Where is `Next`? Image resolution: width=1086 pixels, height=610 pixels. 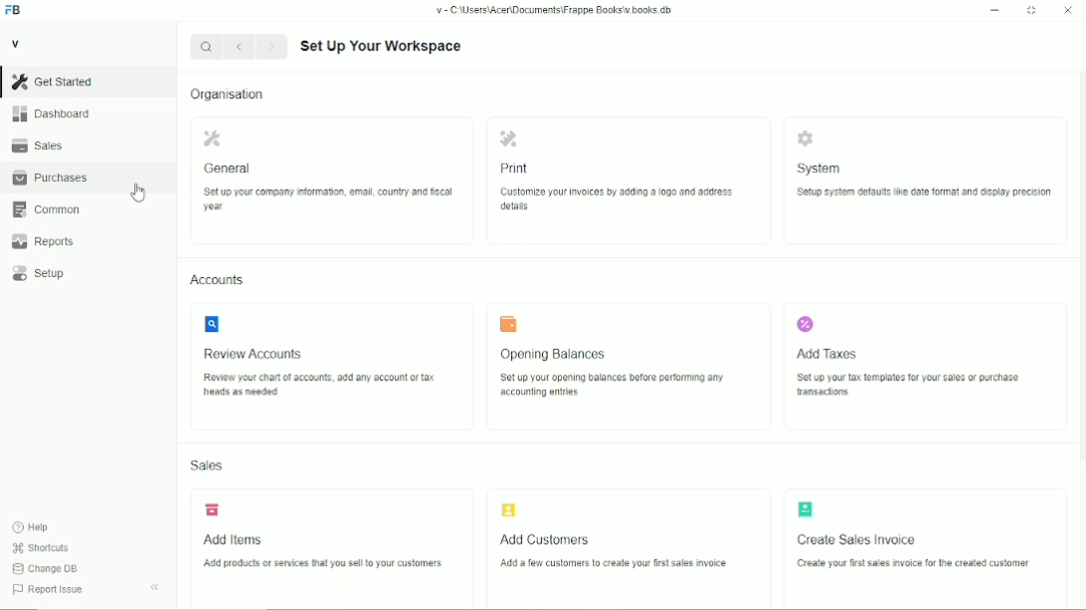 Next is located at coordinates (271, 46).